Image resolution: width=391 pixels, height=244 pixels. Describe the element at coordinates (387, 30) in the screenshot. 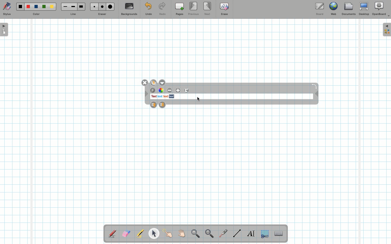

I see `Expand` at that location.